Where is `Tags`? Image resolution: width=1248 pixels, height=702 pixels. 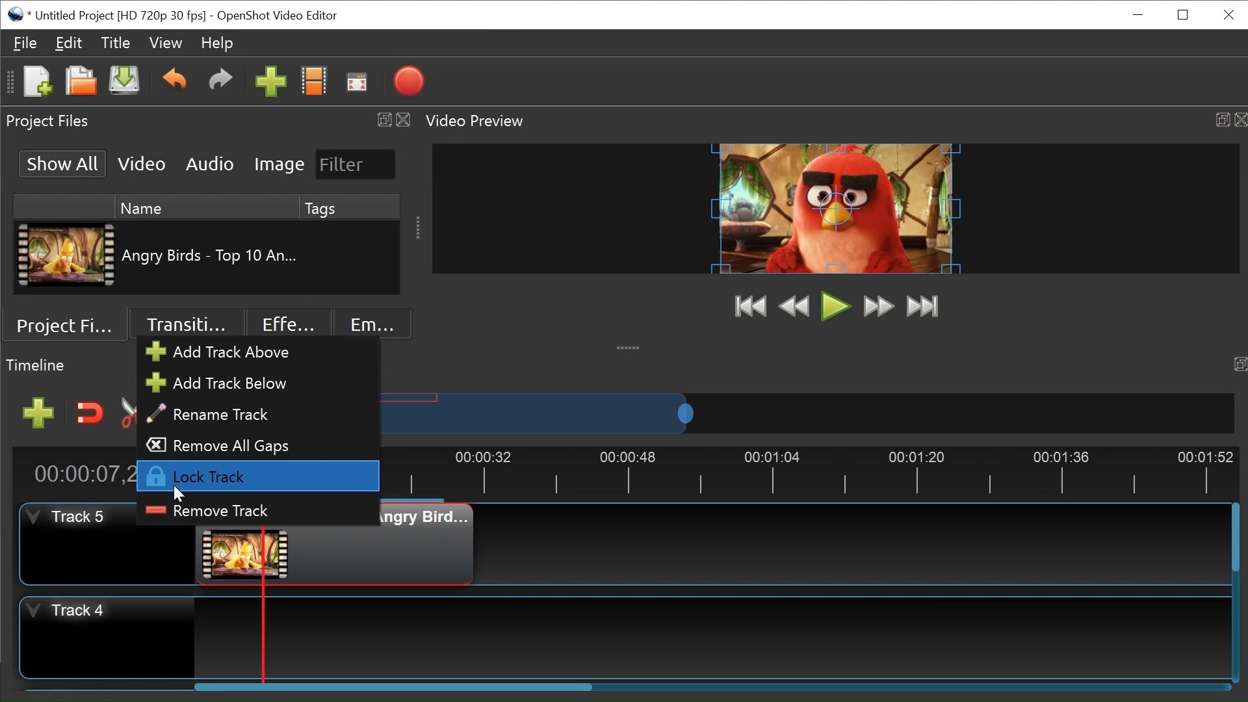 Tags is located at coordinates (352, 207).